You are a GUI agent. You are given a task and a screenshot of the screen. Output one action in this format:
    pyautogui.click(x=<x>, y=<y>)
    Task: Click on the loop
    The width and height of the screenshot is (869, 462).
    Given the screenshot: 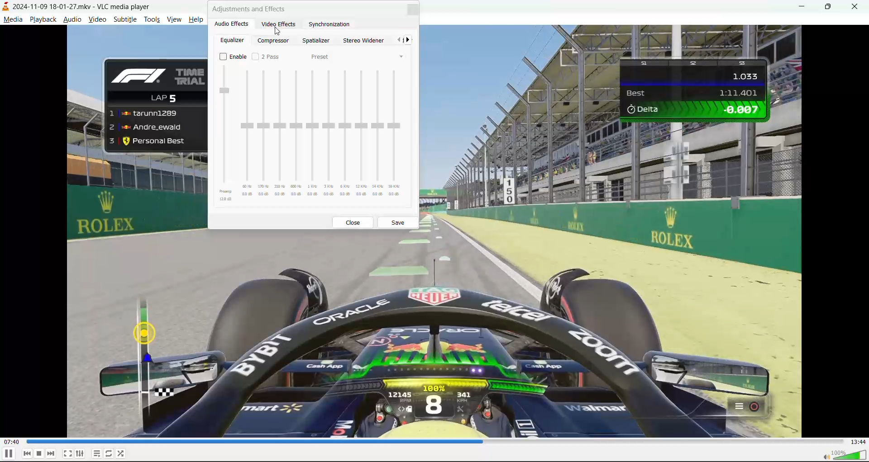 What is the action you would take?
    pyautogui.click(x=108, y=452)
    